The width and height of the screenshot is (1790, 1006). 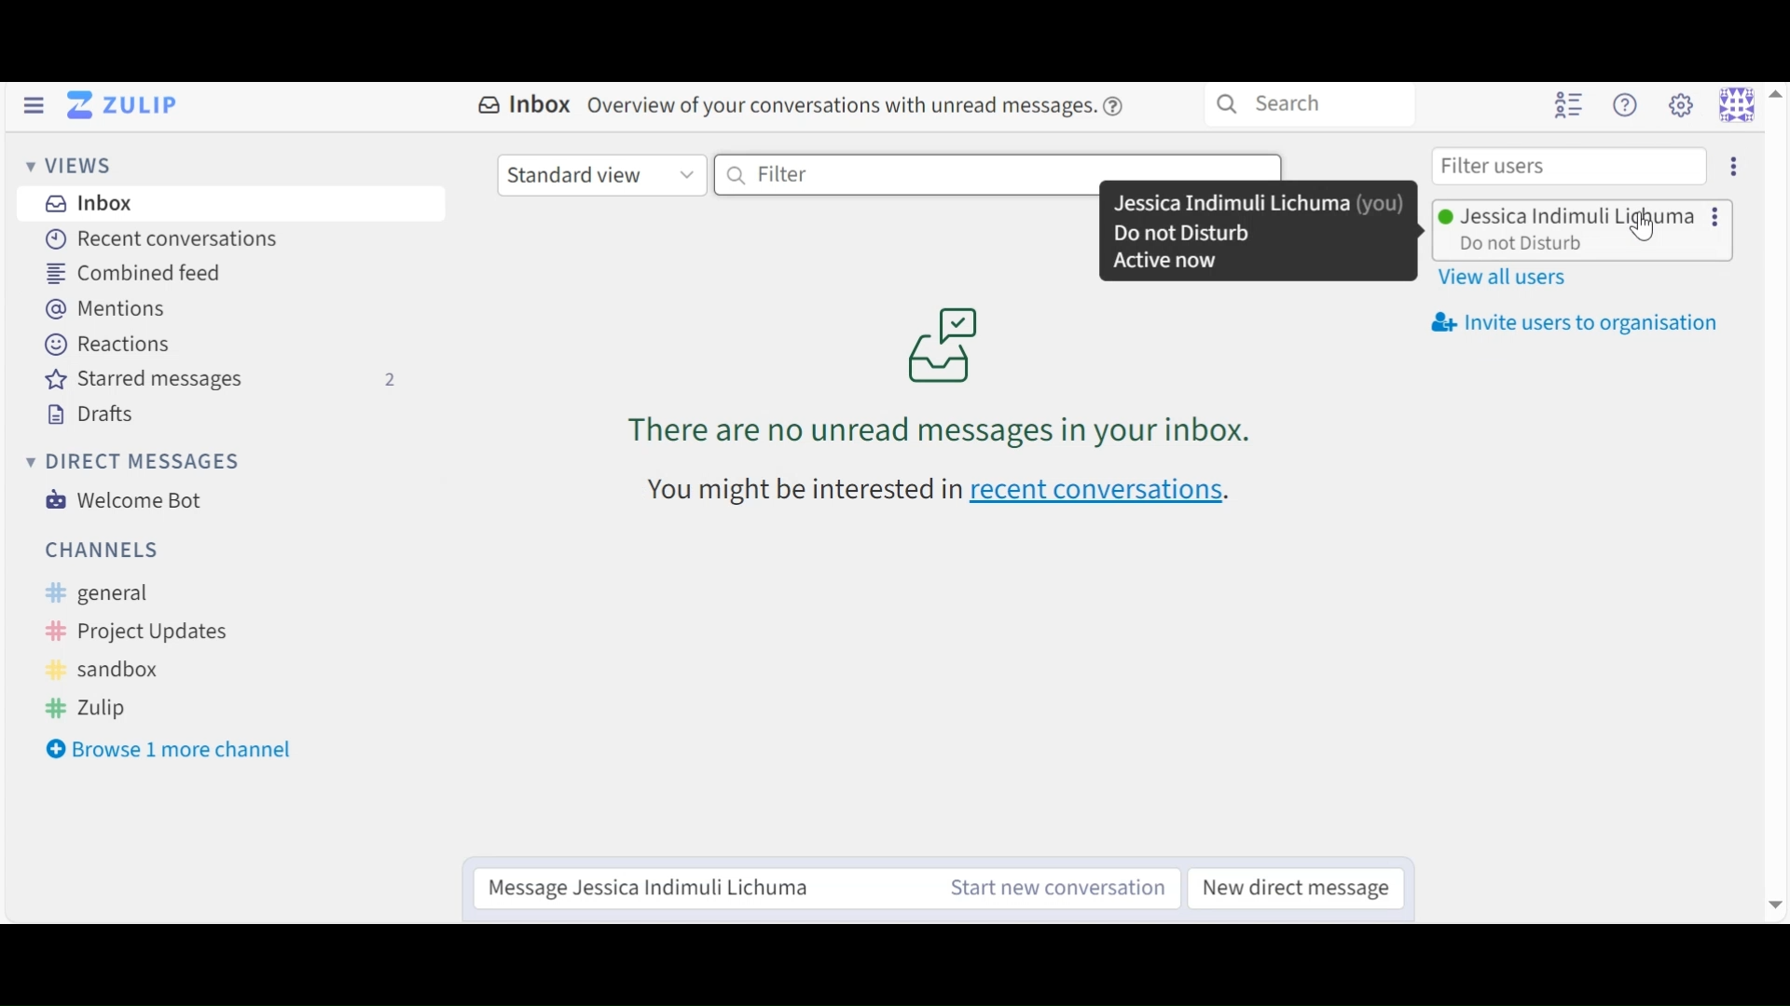 I want to click on general, so click(x=118, y=592).